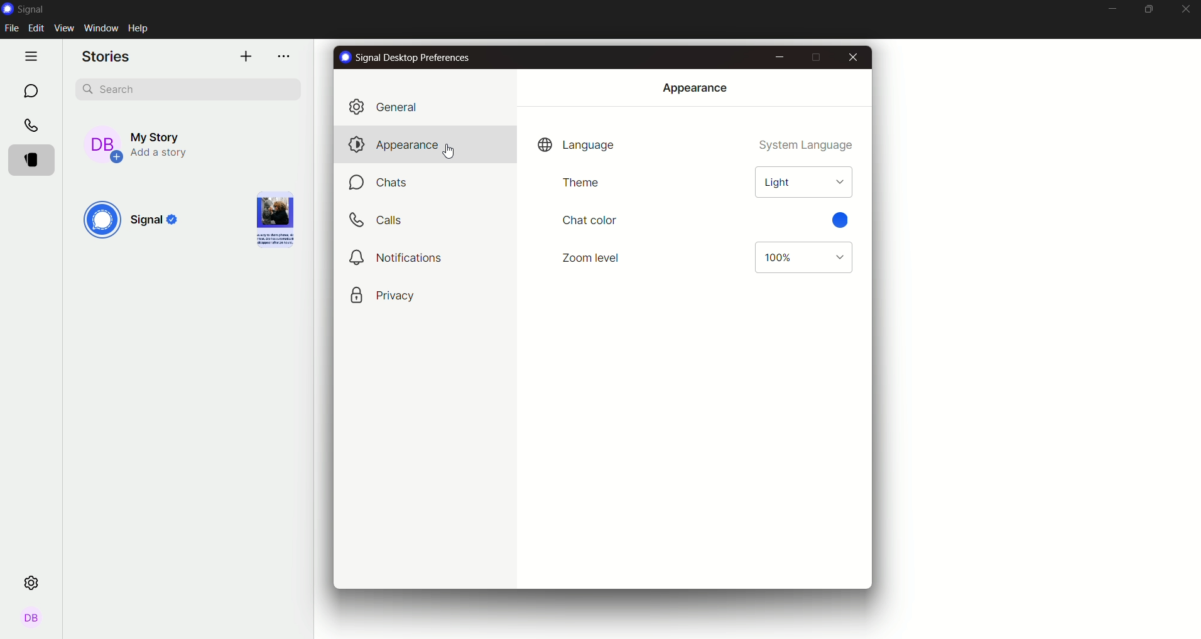 This screenshot has height=639, width=1201. What do you see at coordinates (580, 183) in the screenshot?
I see `theme` at bounding box center [580, 183].